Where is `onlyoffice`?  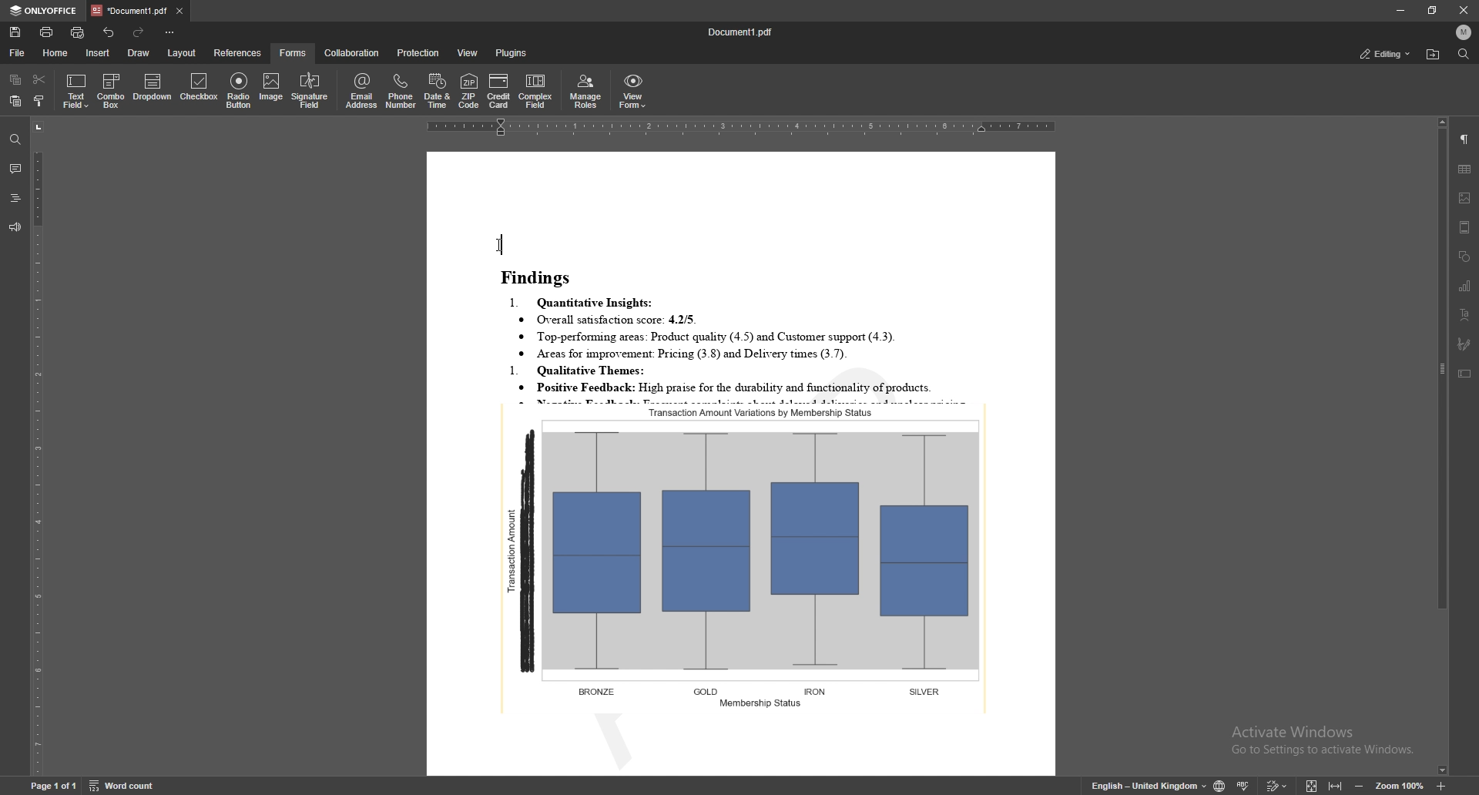
onlyoffice is located at coordinates (44, 12).